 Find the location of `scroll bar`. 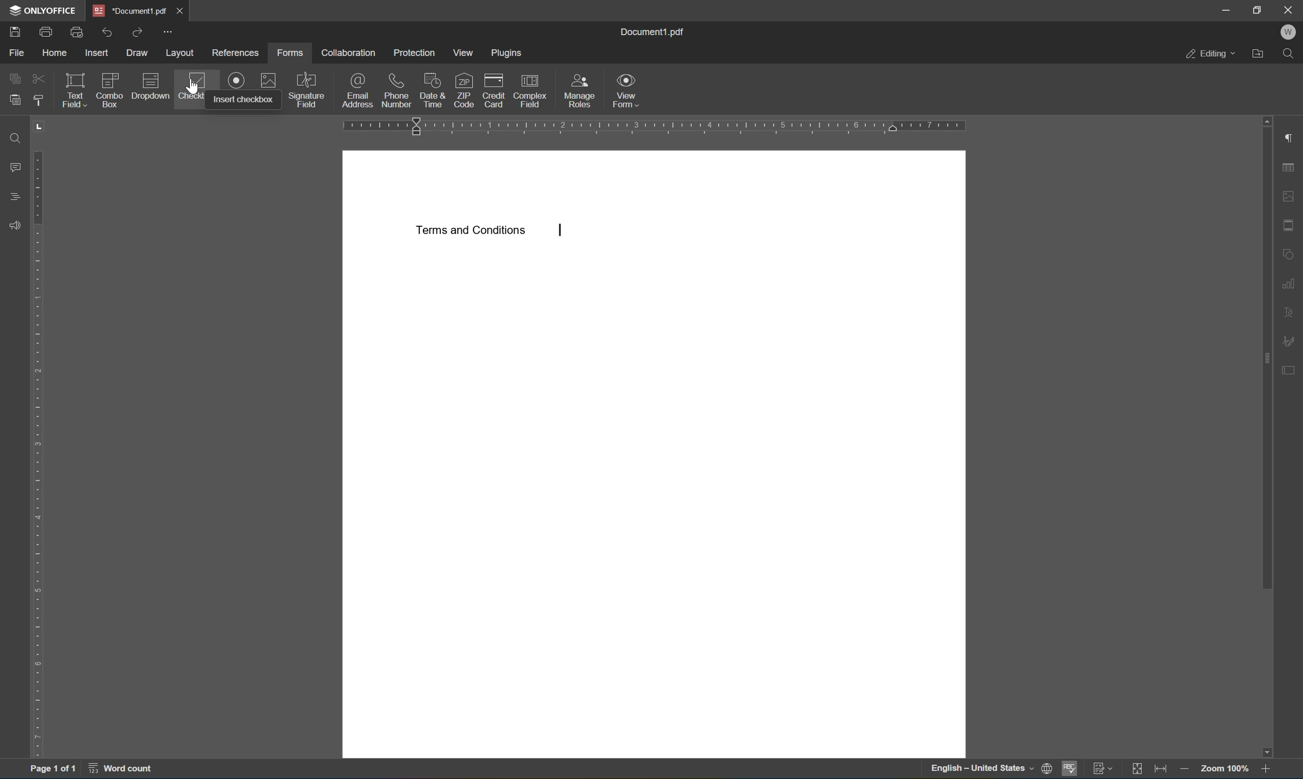

scroll bar is located at coordinates (1268, 353).